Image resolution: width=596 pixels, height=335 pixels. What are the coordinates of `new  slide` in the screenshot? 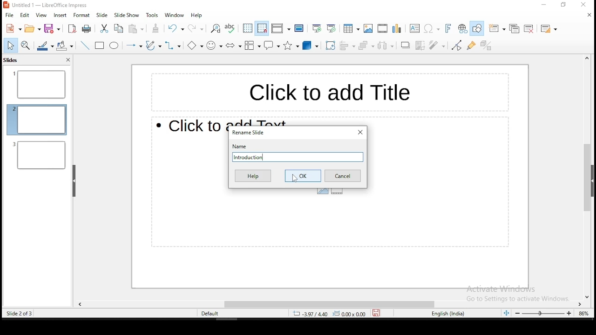 It's located at (496, 29).